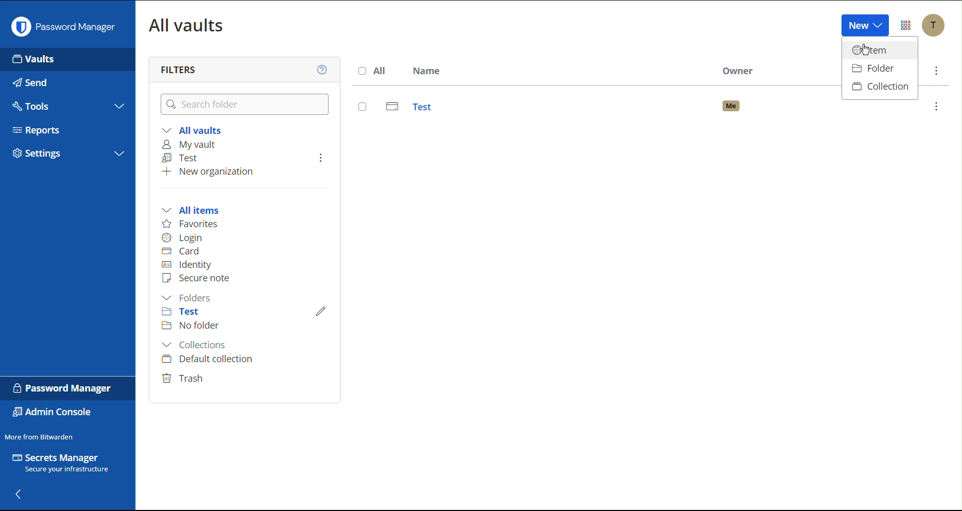 This screenshot has height=511, width=962. Describe the element at coordinates (935, 71) in the screenshot. I see `More` at that location.